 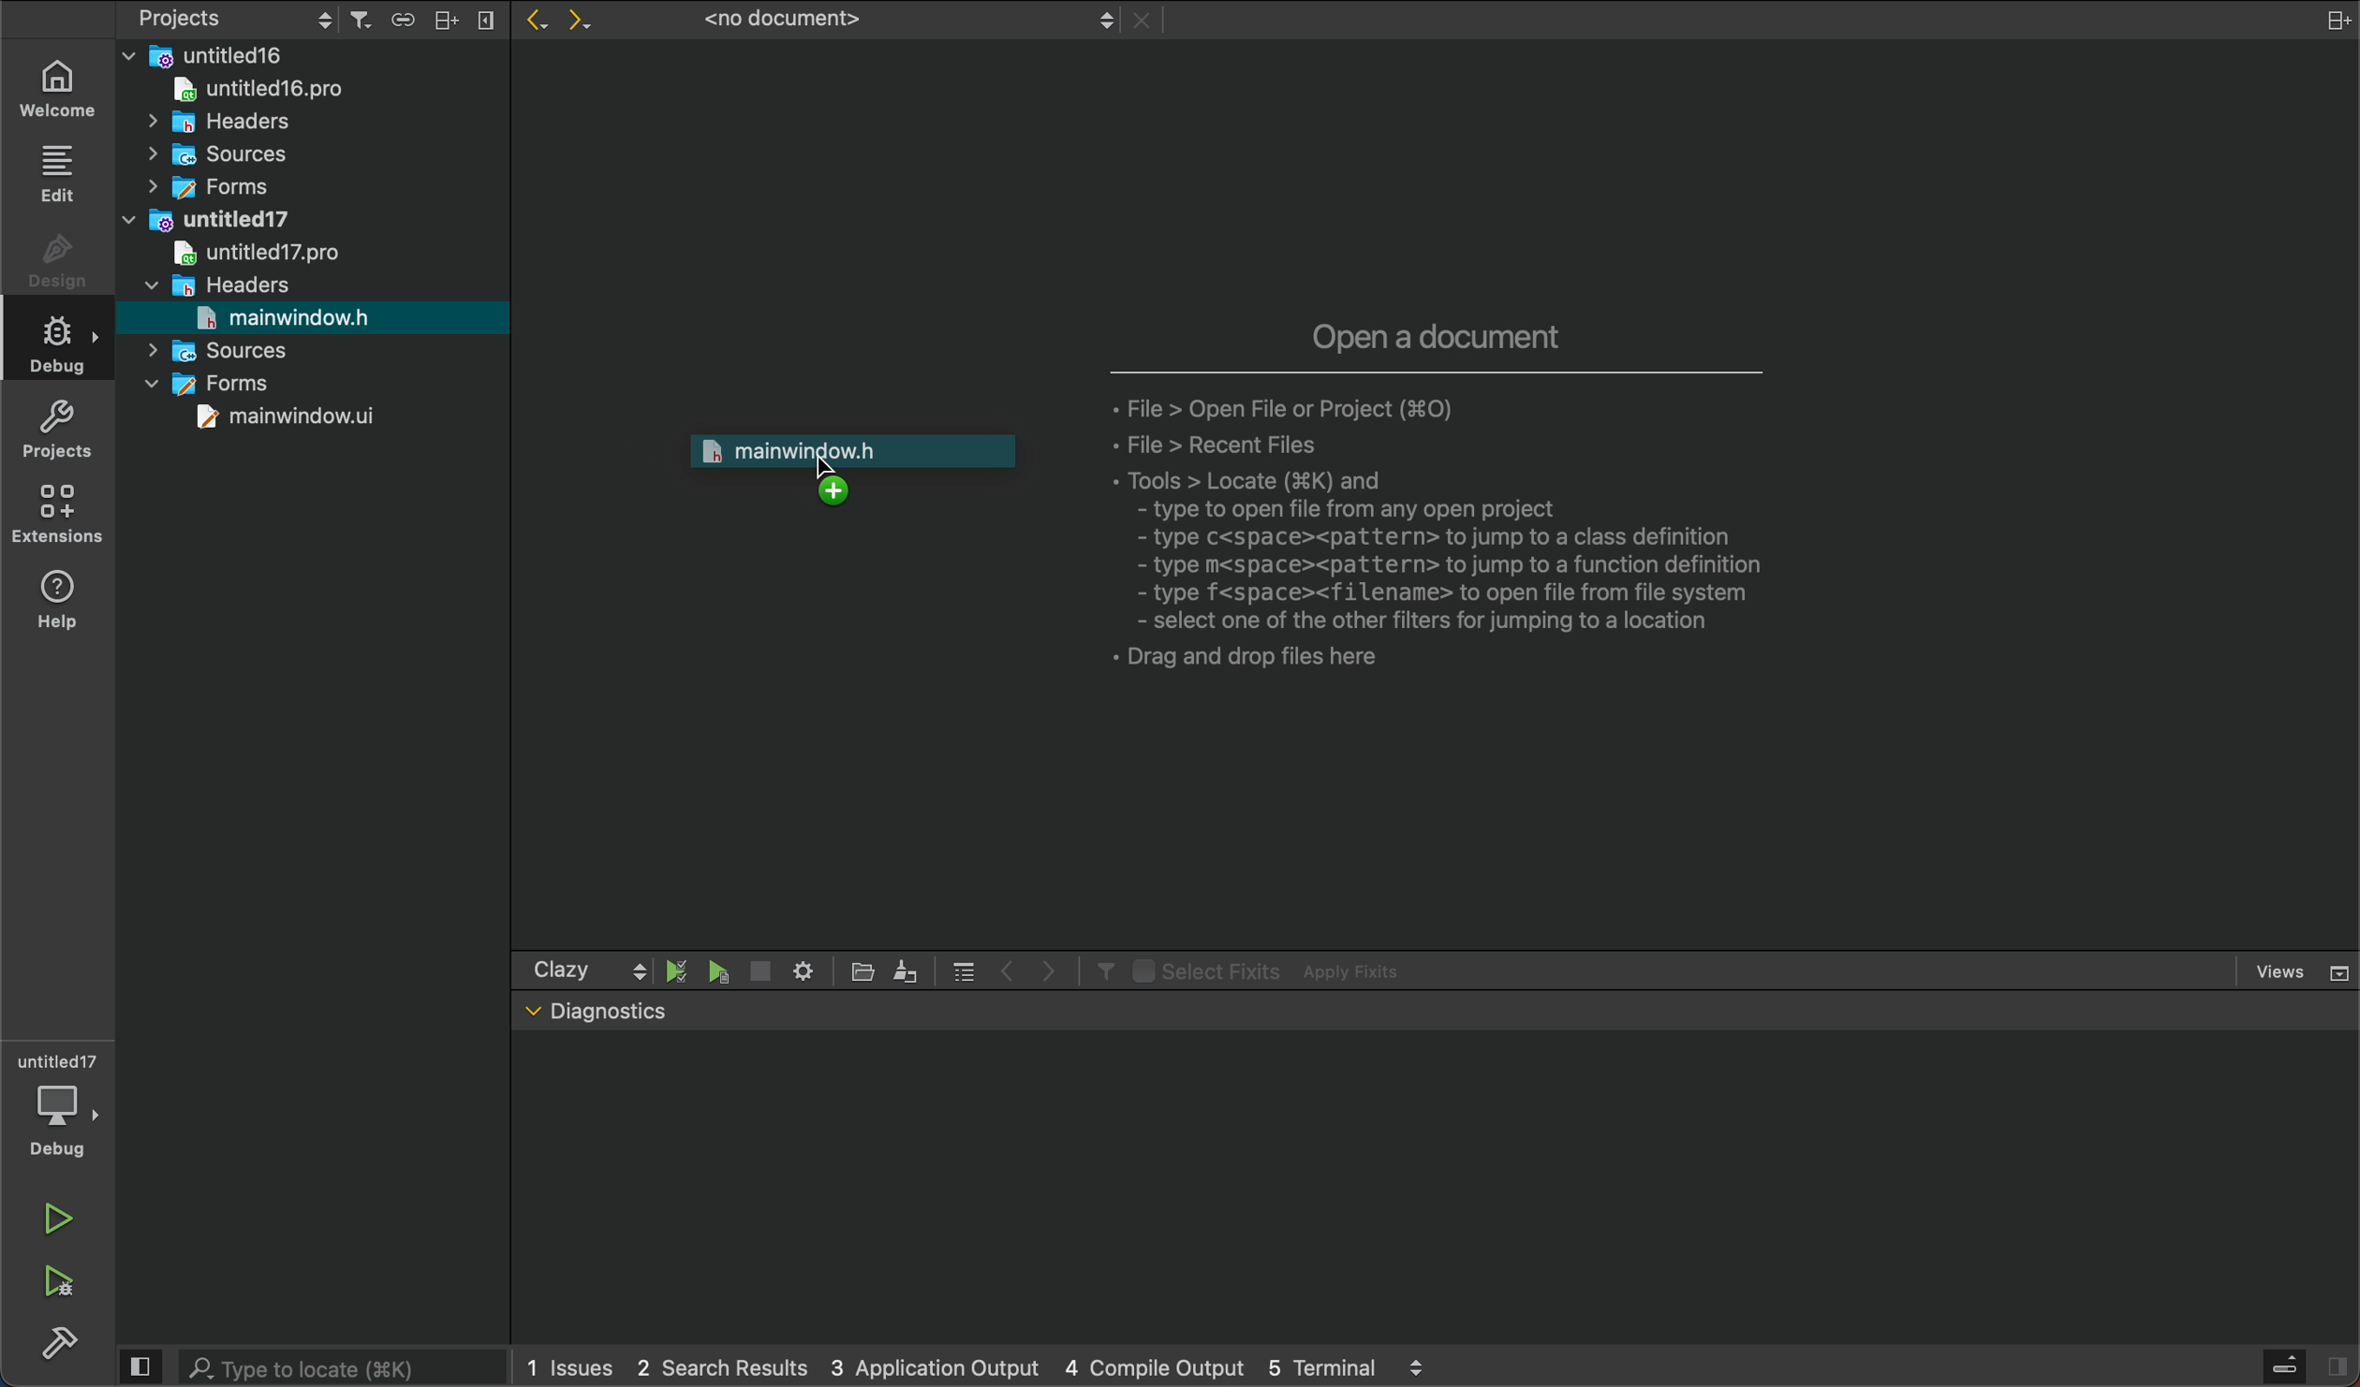 What do you see at coordinates (802, 969) in the screenshot?
I see `settings` at bounding box center [802, 969].